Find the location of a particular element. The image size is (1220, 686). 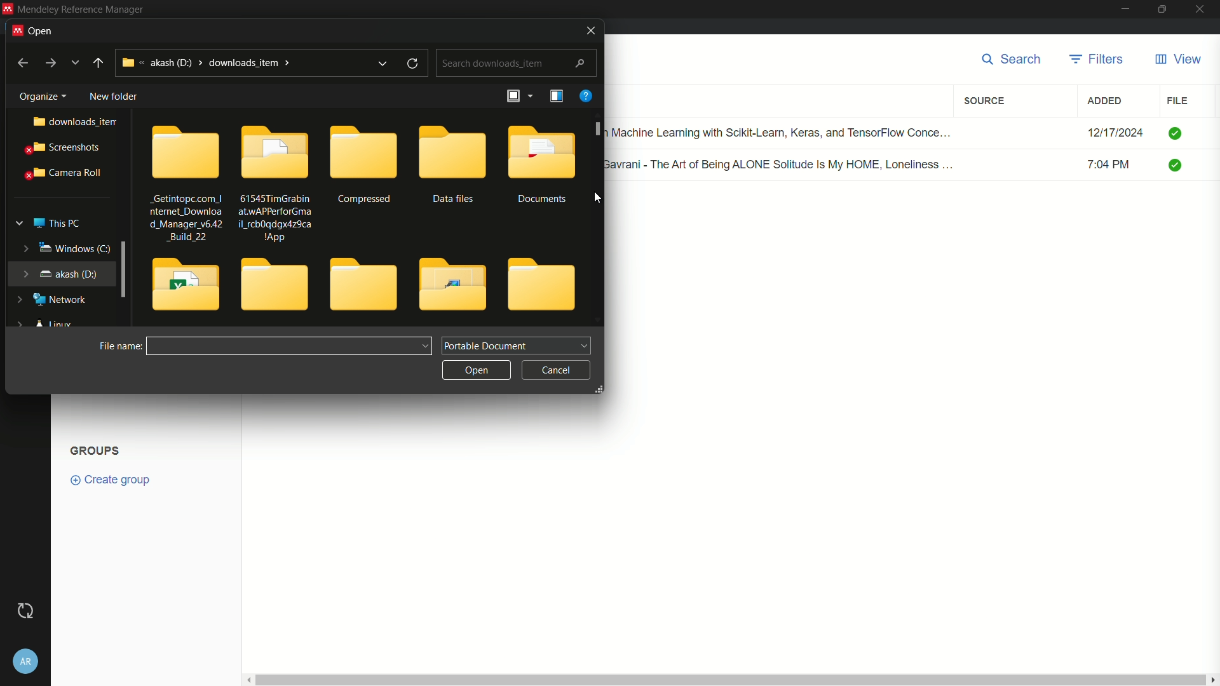

check is located at coordinates (1177, 132).